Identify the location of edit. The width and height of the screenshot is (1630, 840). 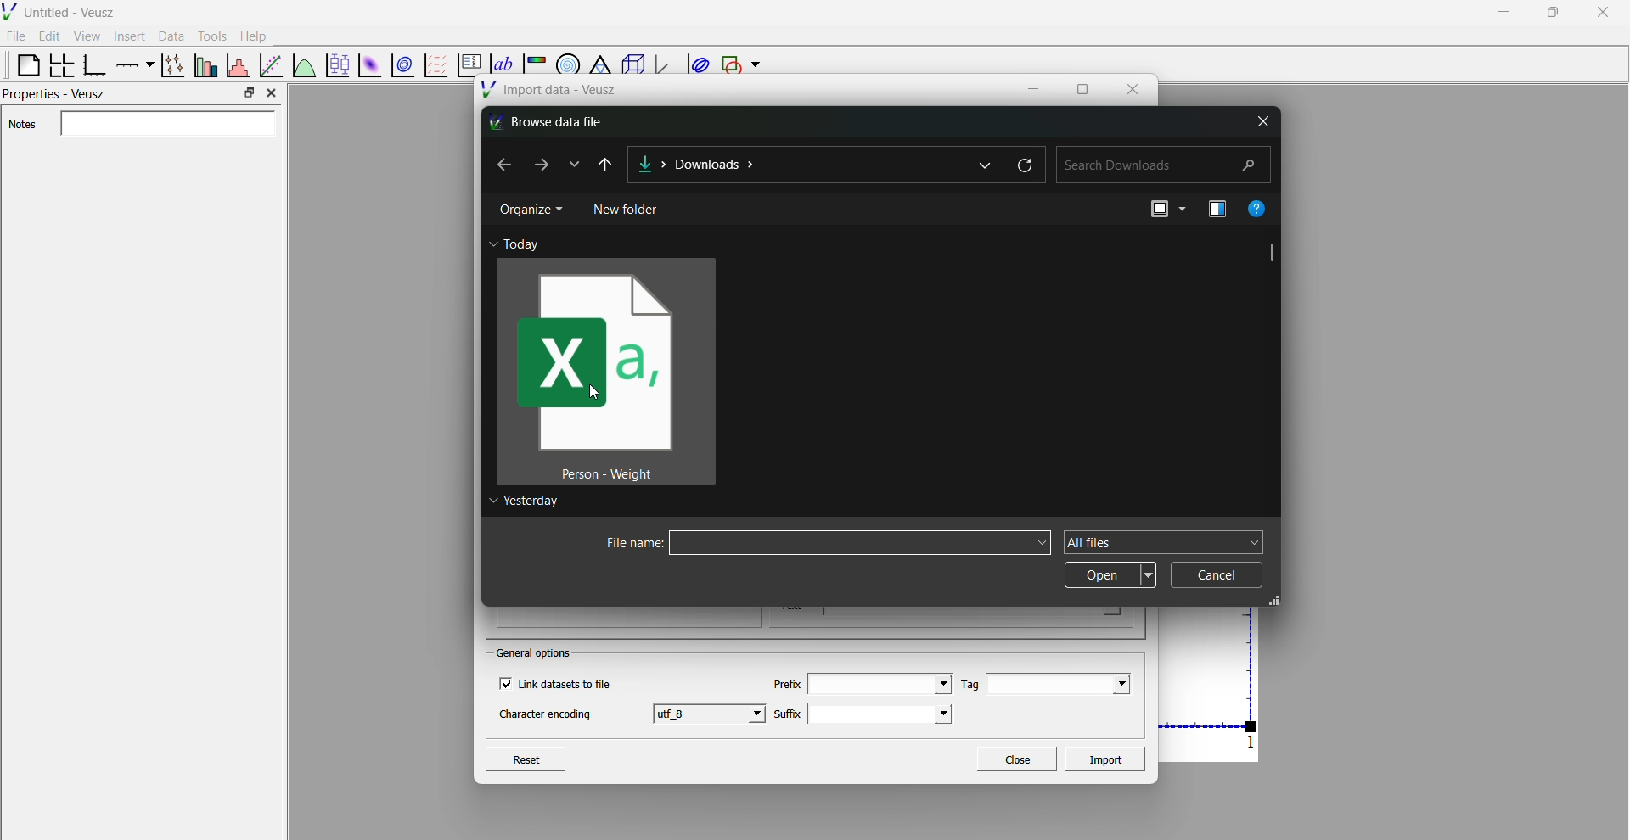
(51, 36).